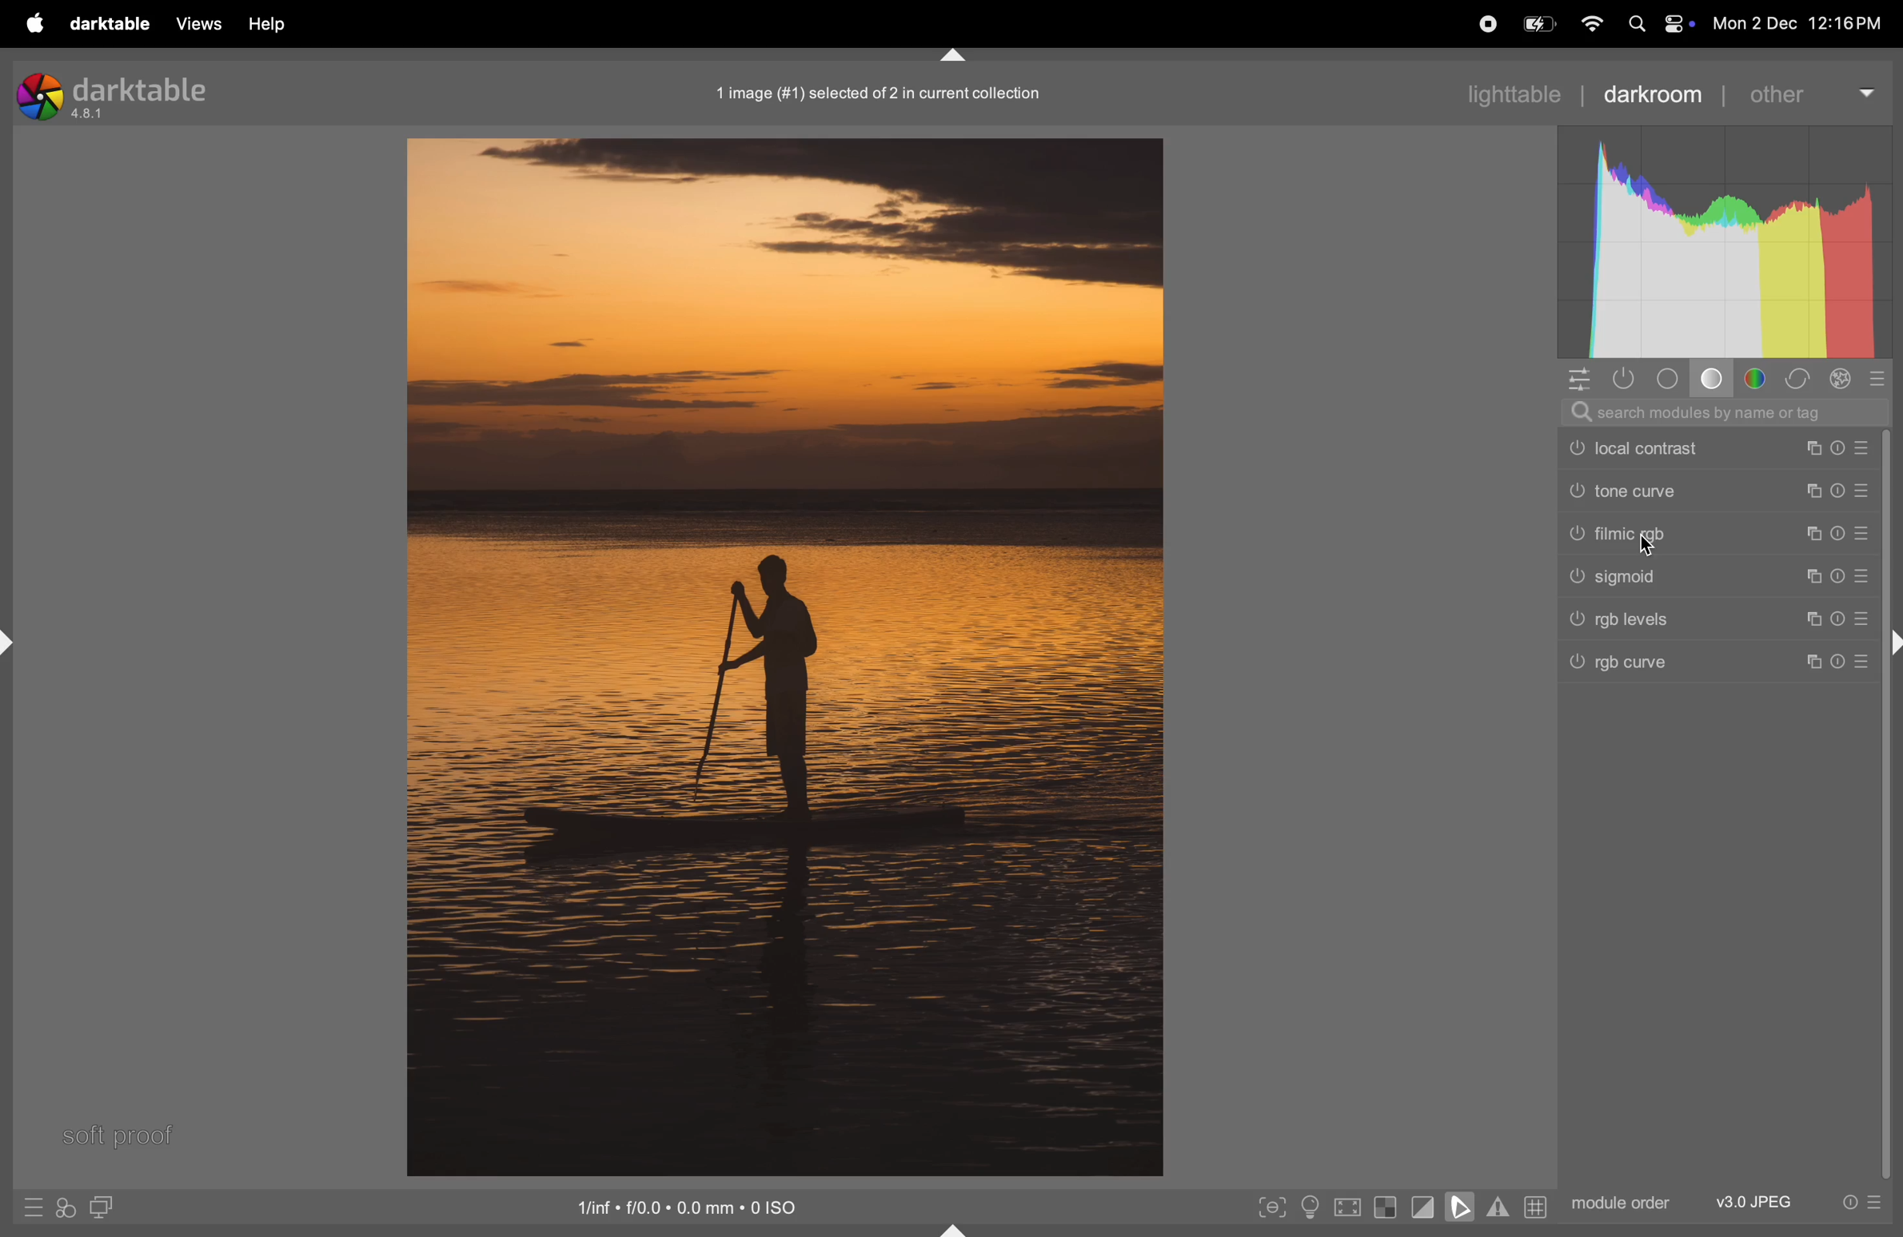 The image size is (1903, 1237). Describe the element at coordinates (1717, 666) in the screenshot. I see `rgb curve` at that location.